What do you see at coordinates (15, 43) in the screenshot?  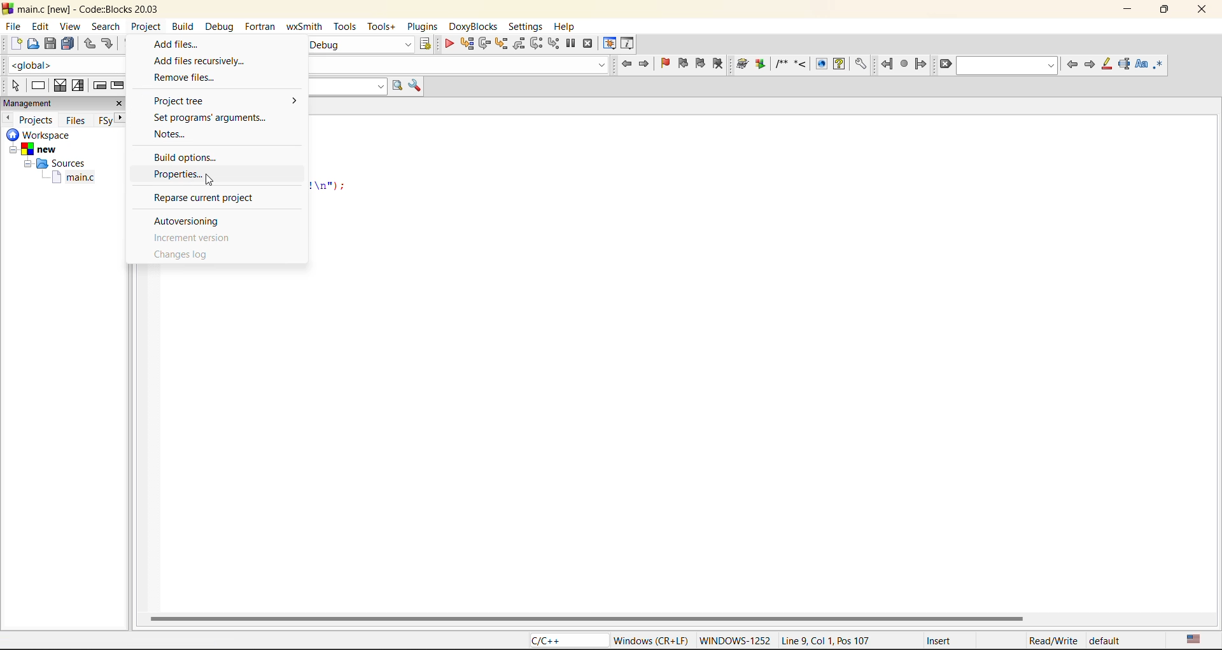 I see `new` at bounding box center [15, 43].